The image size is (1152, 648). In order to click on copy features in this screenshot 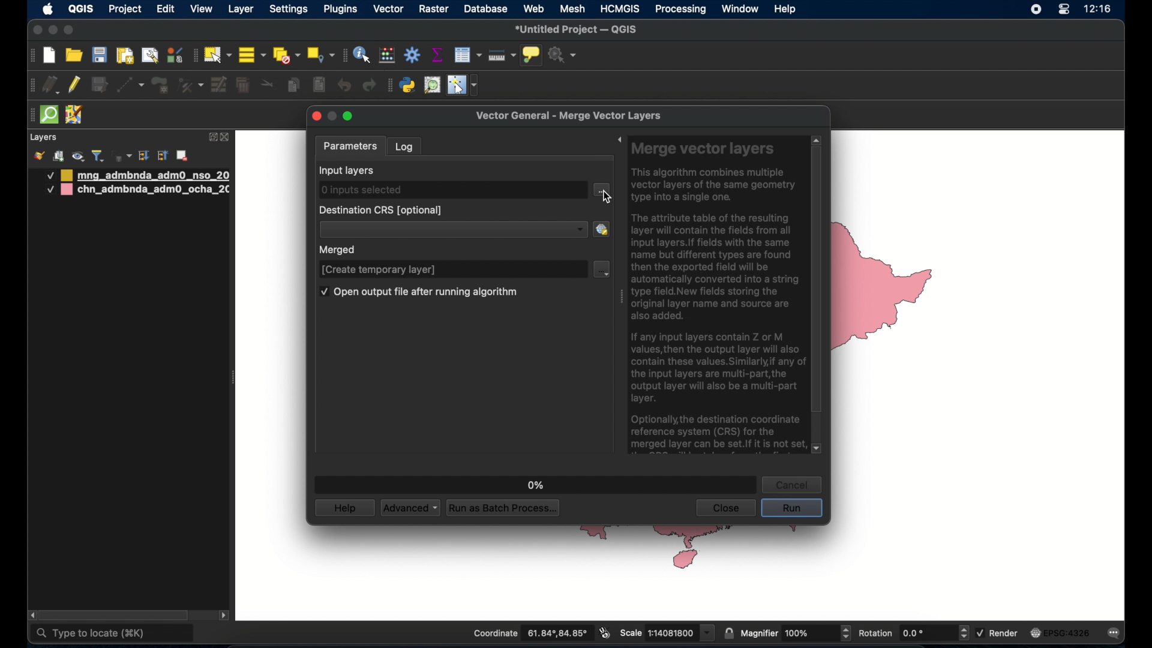, I will do `click(293, 86)`.